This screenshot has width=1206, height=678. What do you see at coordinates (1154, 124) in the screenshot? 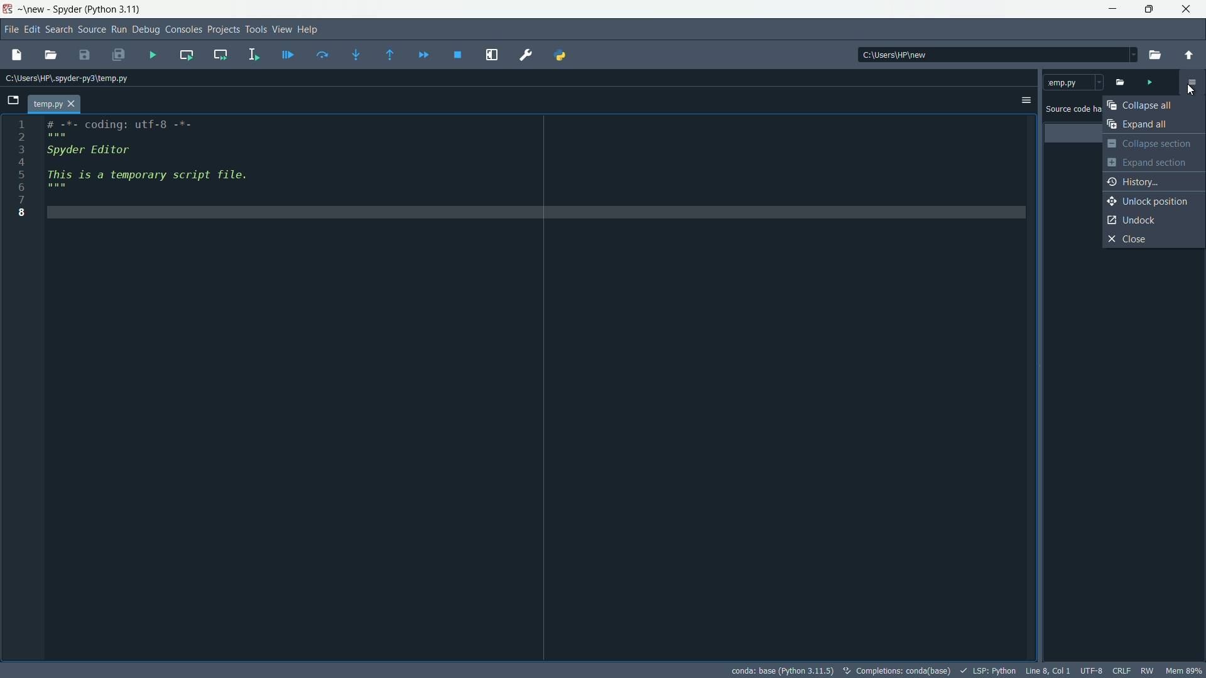
I see `expand all` at bounding box center [1154, 124].